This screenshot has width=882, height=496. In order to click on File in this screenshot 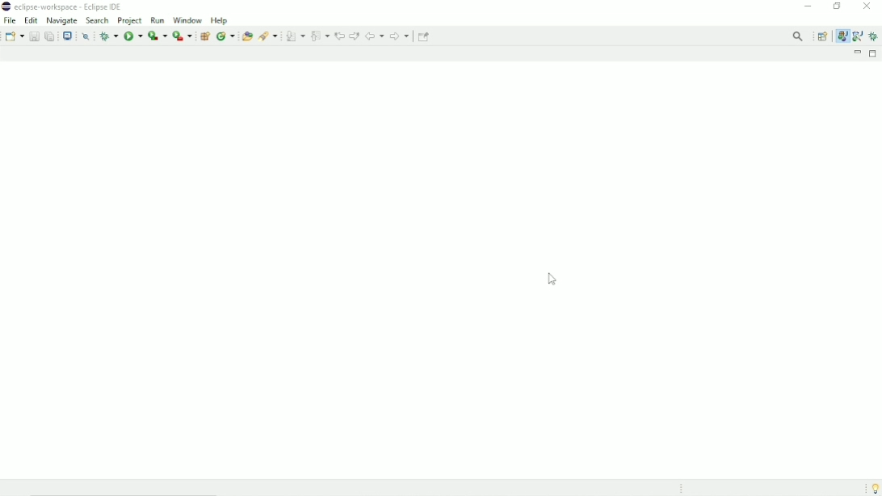, I will do `click(10, 20)`.